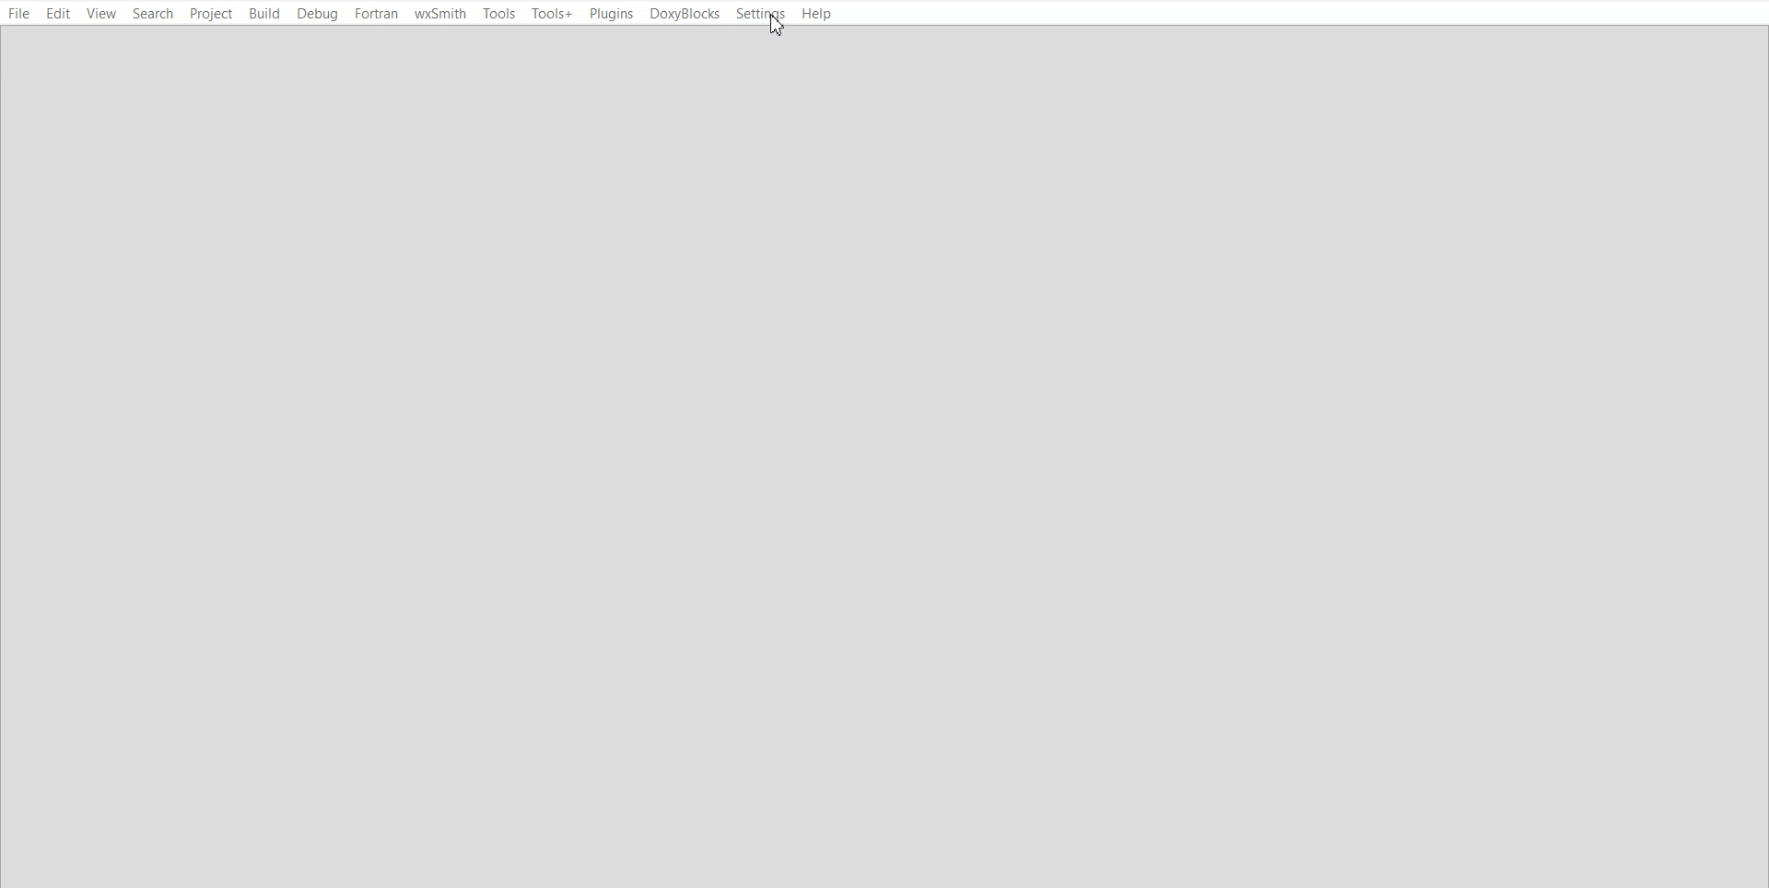  I want to click on Setting, so click(760, 14).